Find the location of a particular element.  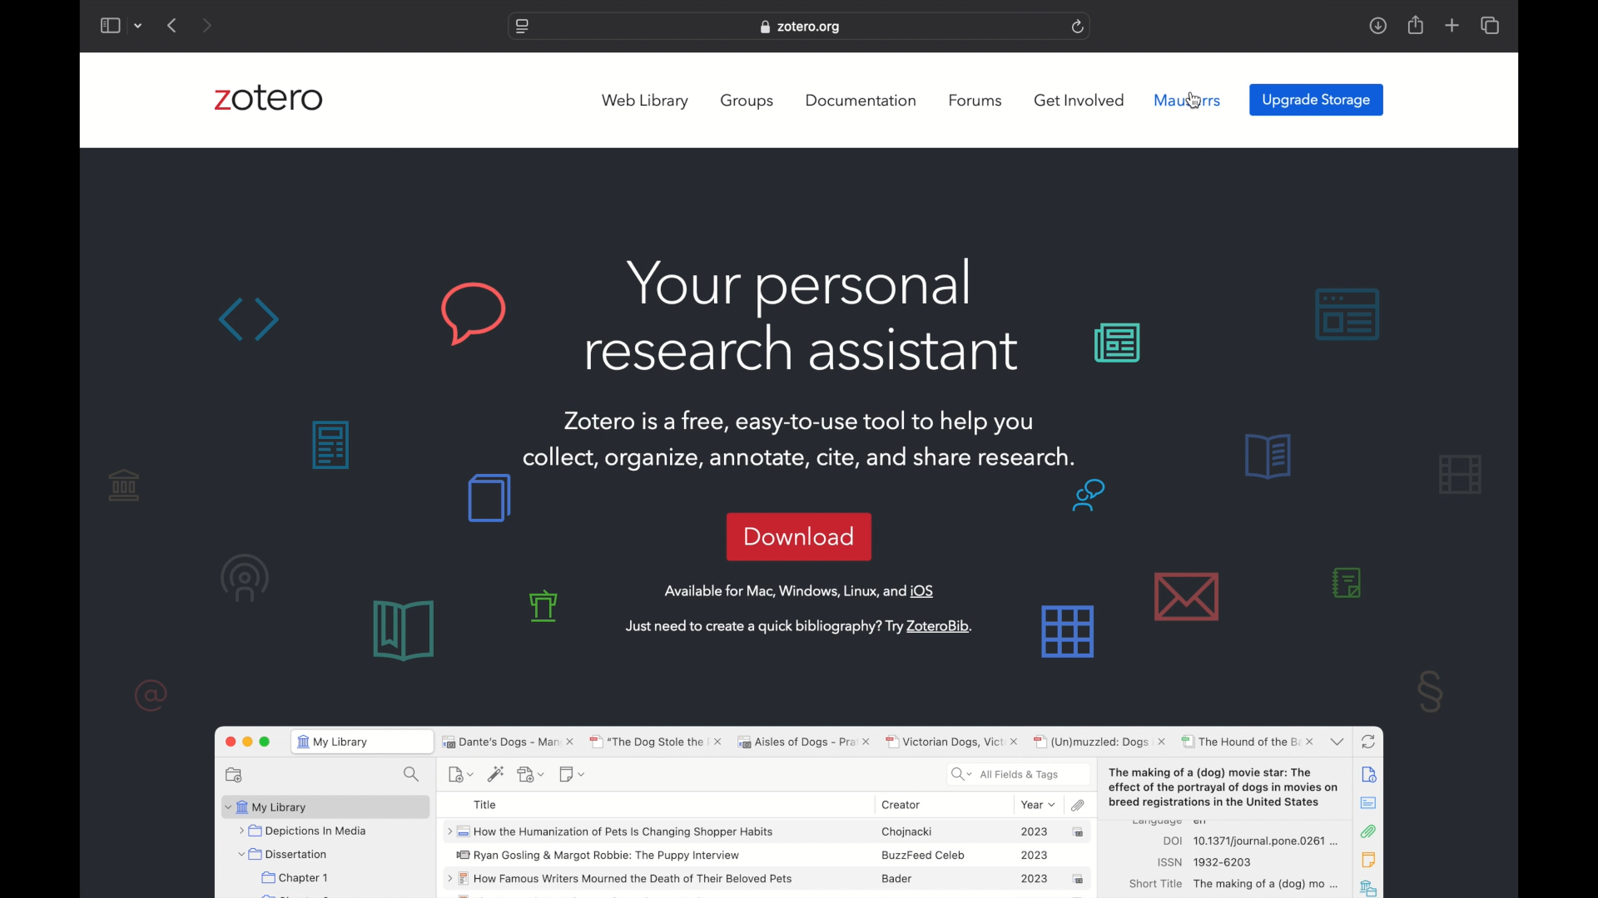

add is located at coordinates (1453, 25).